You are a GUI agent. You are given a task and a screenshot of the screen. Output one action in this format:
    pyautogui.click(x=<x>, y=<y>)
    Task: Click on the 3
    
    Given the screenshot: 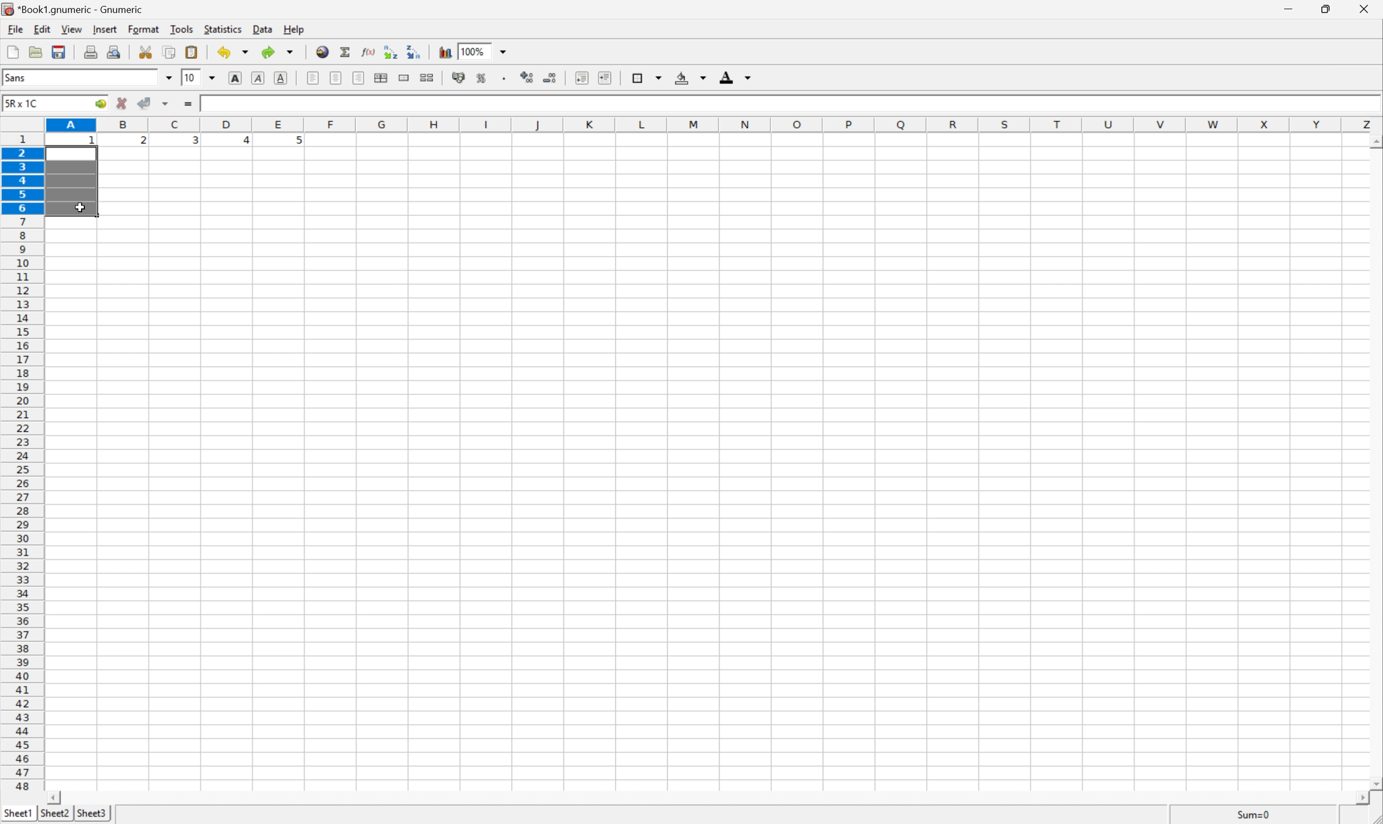 What is the action you would take?
    pyautogui.click(x=194, y=143)
    